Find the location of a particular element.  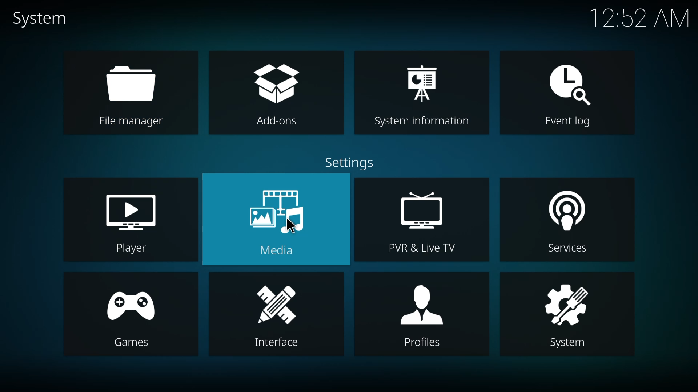

system is located at coordinates (566, 301).